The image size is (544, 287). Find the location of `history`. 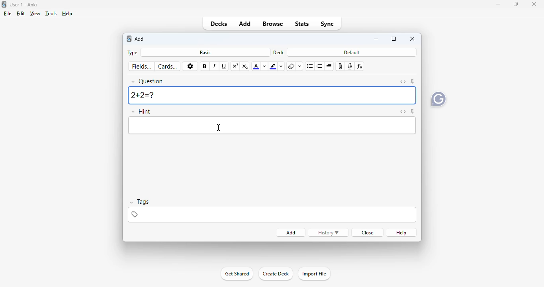

history is located at coordinates (328, 233).